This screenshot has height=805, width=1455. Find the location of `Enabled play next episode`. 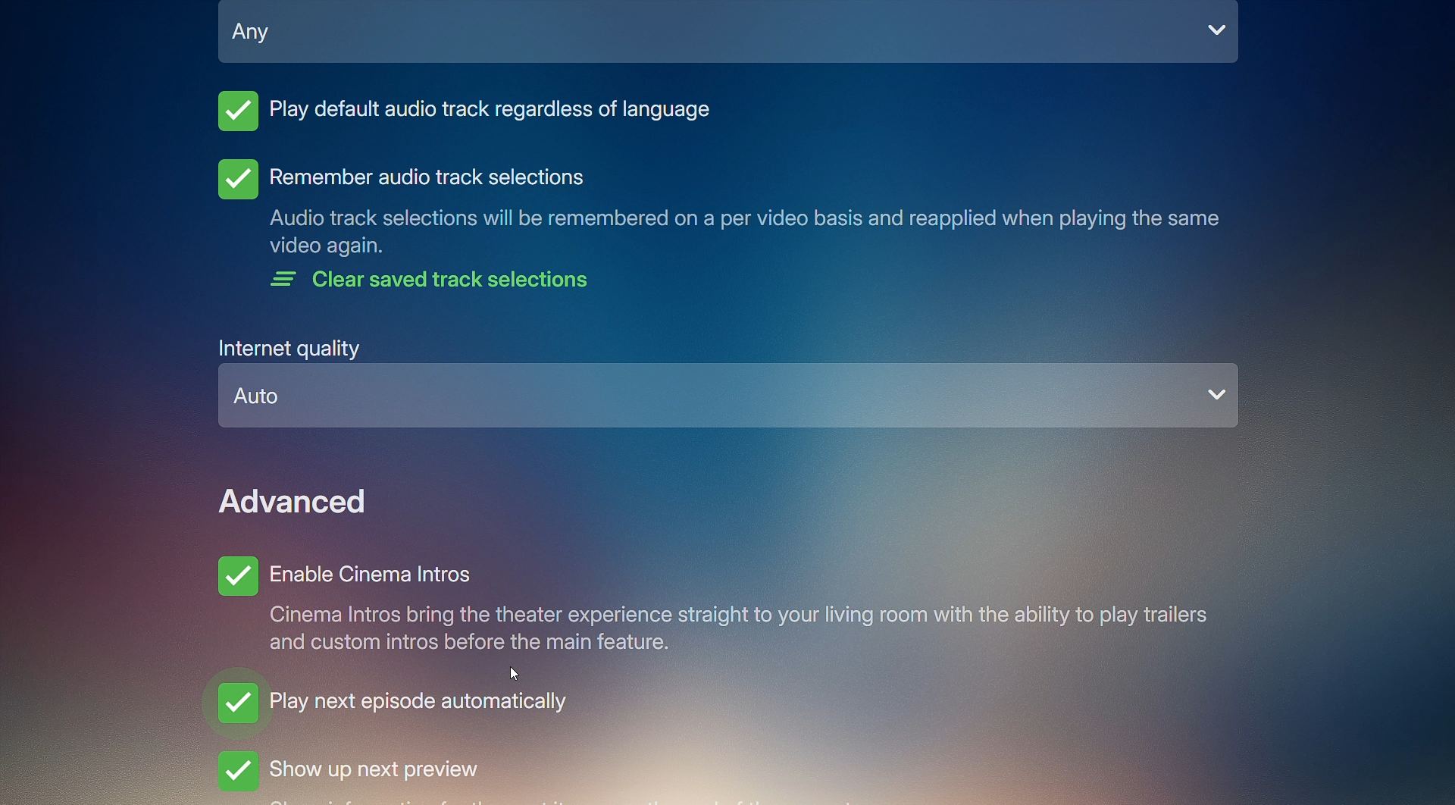

Enabled play next episode is located at coordinates (393, 710).